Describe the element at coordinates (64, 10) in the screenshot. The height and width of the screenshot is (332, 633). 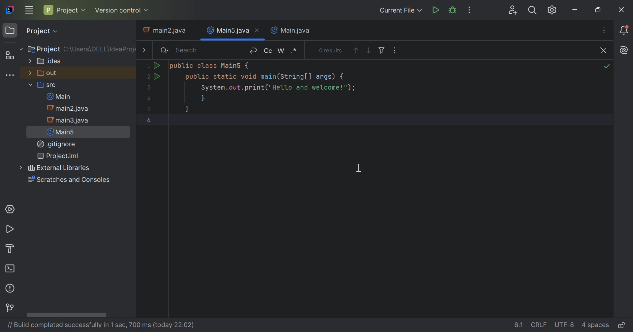
I see `Project` at that location.